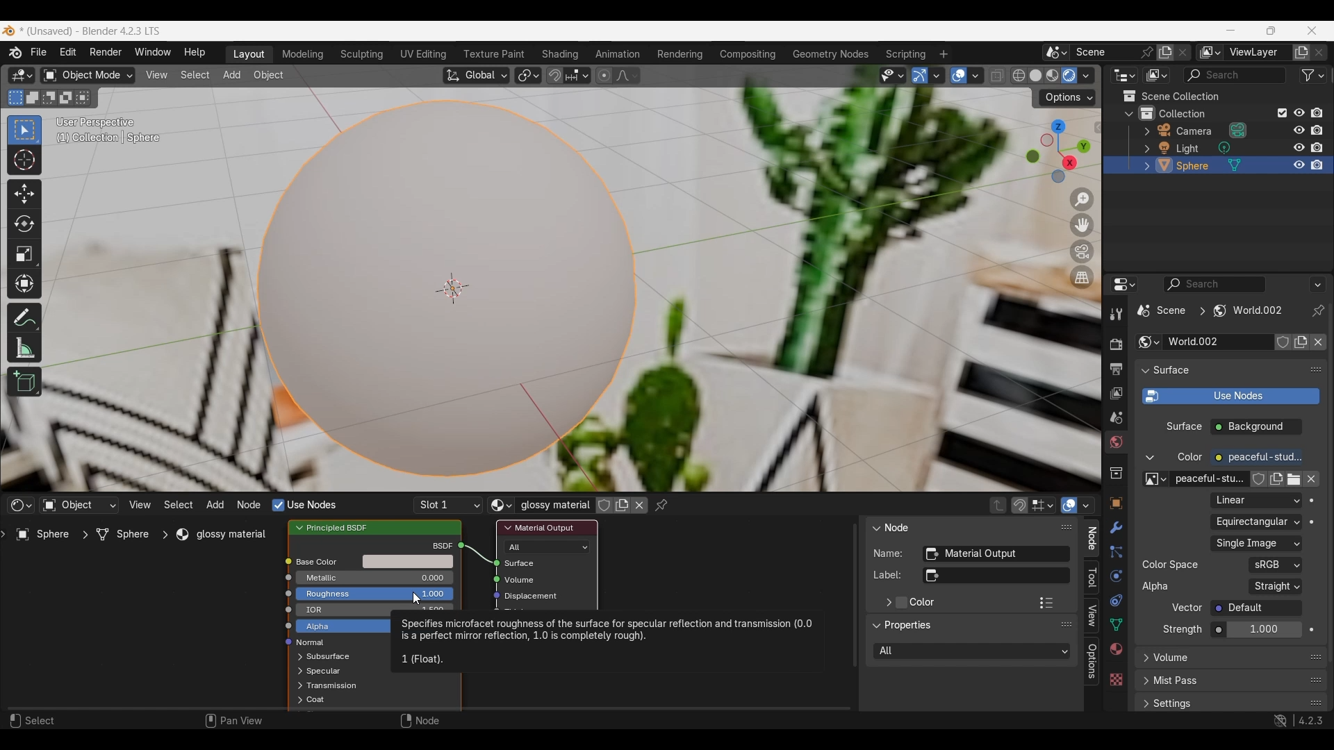  Describe the element at coordinates (887, 602) in the screenshot. I see `Expand` at that location.